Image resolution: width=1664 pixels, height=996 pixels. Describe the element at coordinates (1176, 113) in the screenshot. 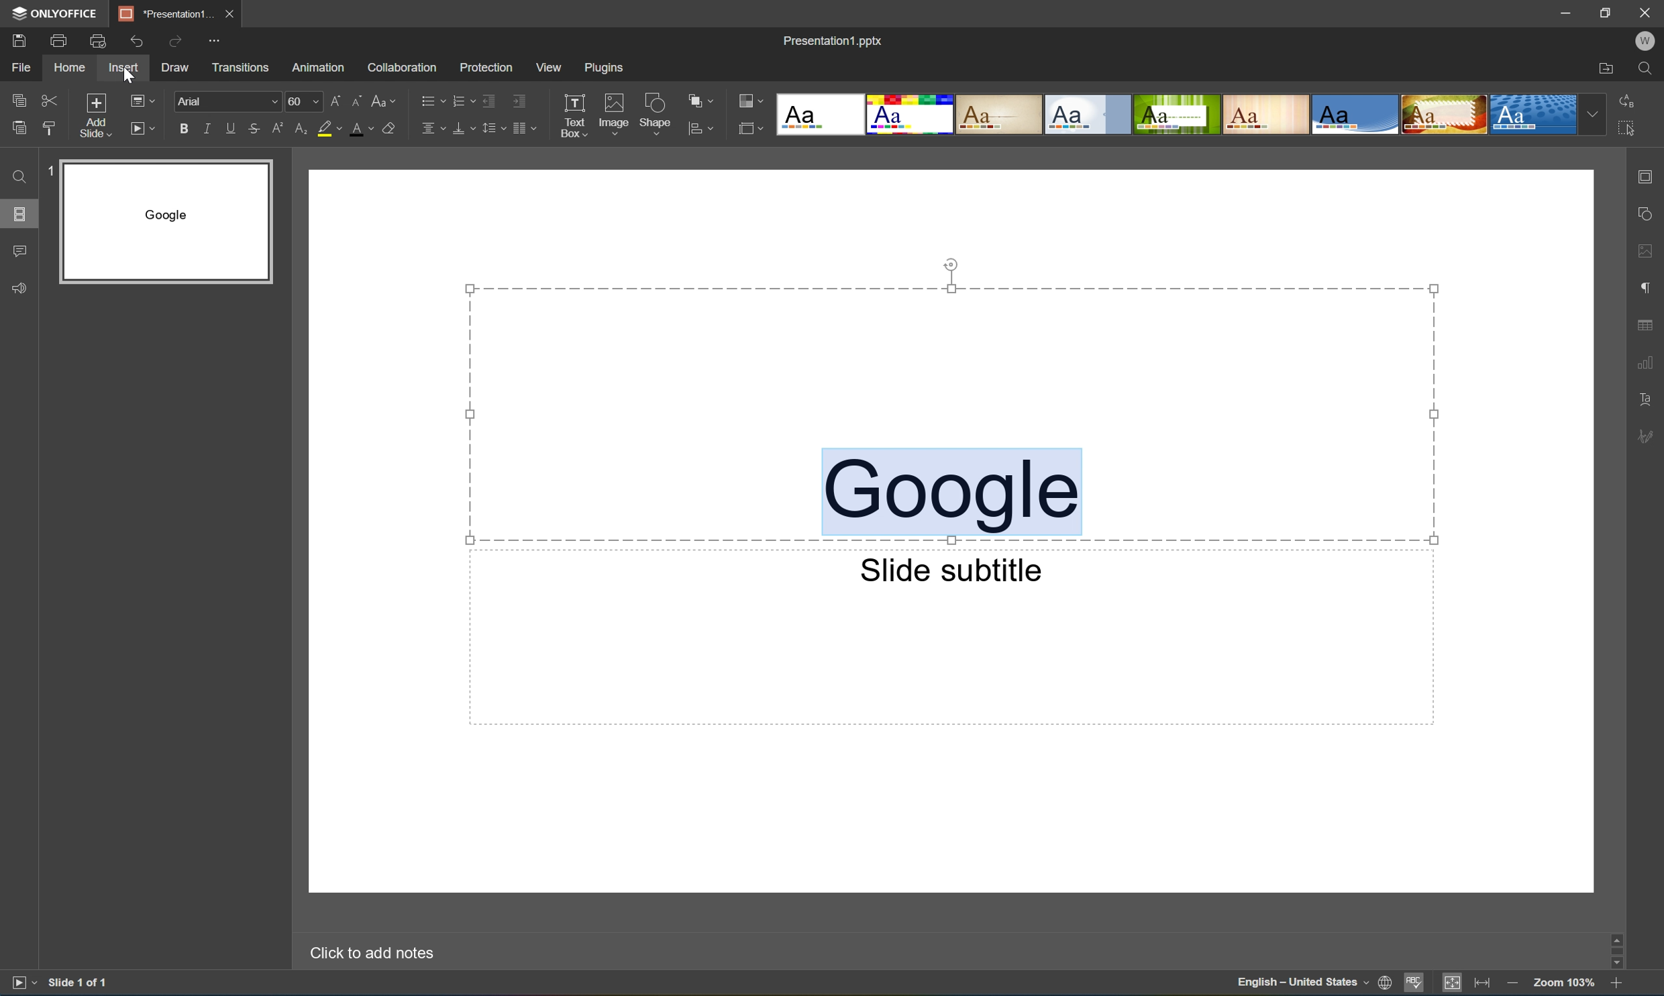

I see `Green Leaf` at that location.